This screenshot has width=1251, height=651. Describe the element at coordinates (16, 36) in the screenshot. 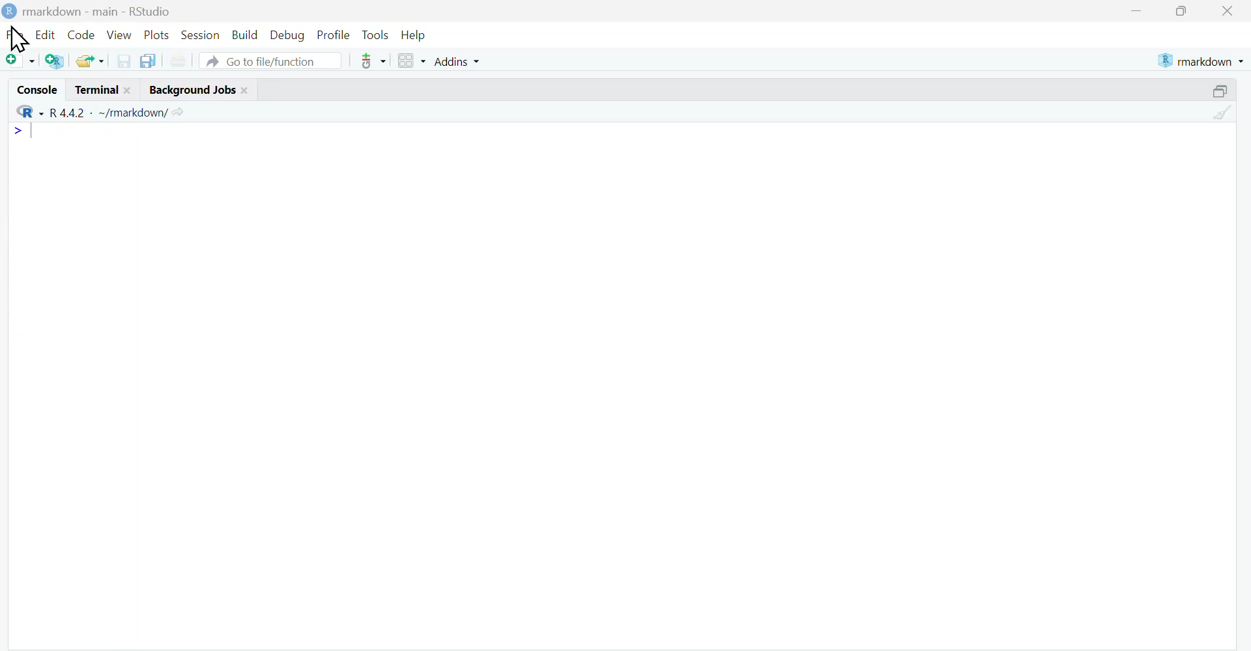

I see `File` at that location.